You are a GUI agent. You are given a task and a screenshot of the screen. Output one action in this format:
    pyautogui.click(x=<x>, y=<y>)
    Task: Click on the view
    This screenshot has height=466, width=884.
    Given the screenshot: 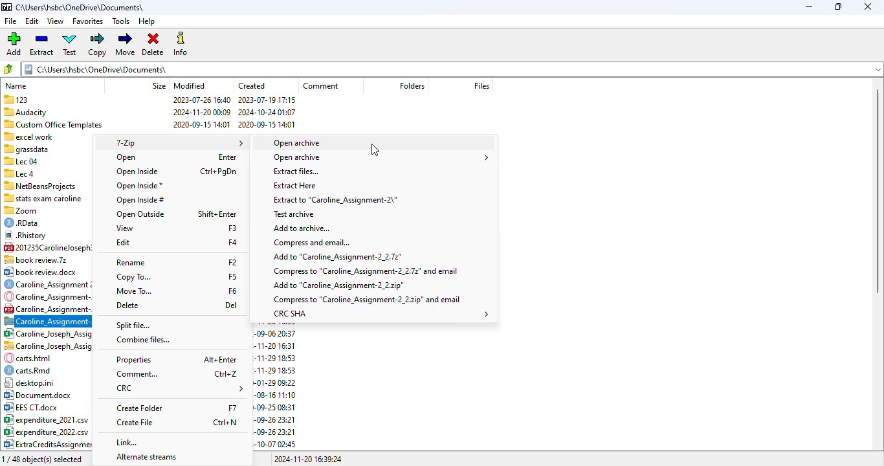 What is the action you would take?
    pyautogui.click(x=125, y=228)
    